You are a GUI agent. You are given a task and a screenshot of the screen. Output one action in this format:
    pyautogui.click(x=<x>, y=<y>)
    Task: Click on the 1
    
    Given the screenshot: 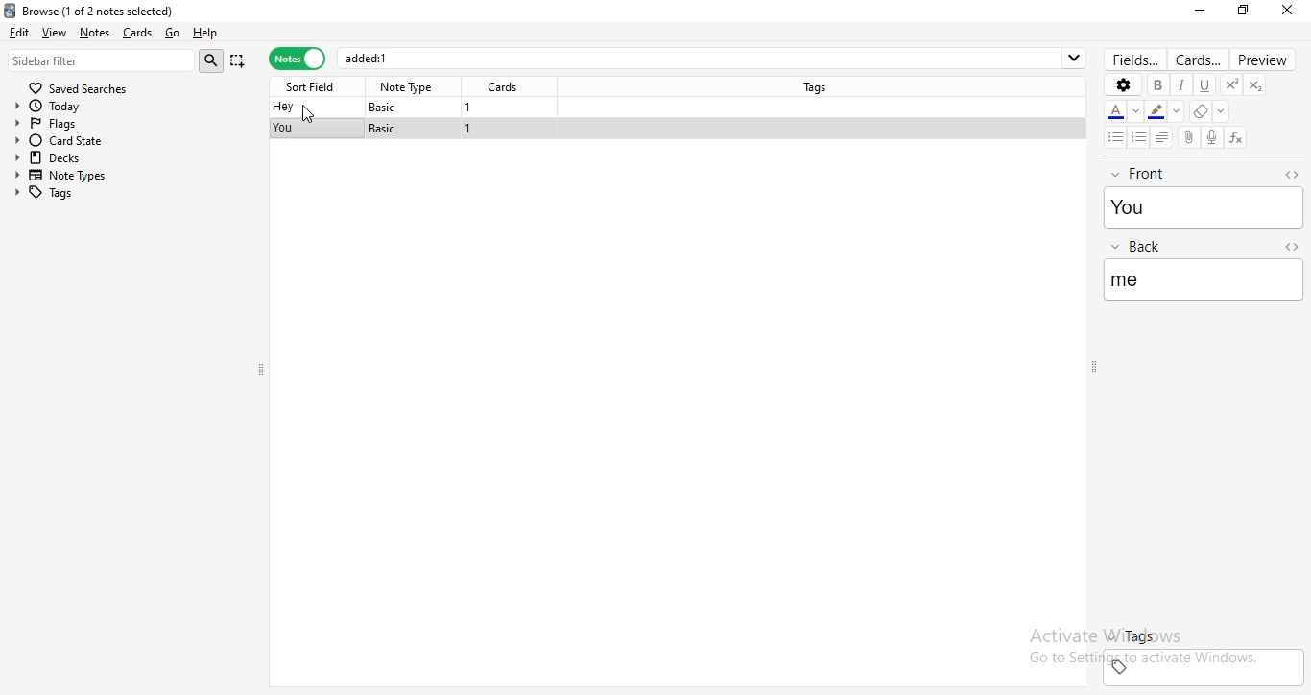 What is the action you would take?
    pyautogui.click(x=468, y=108)
    